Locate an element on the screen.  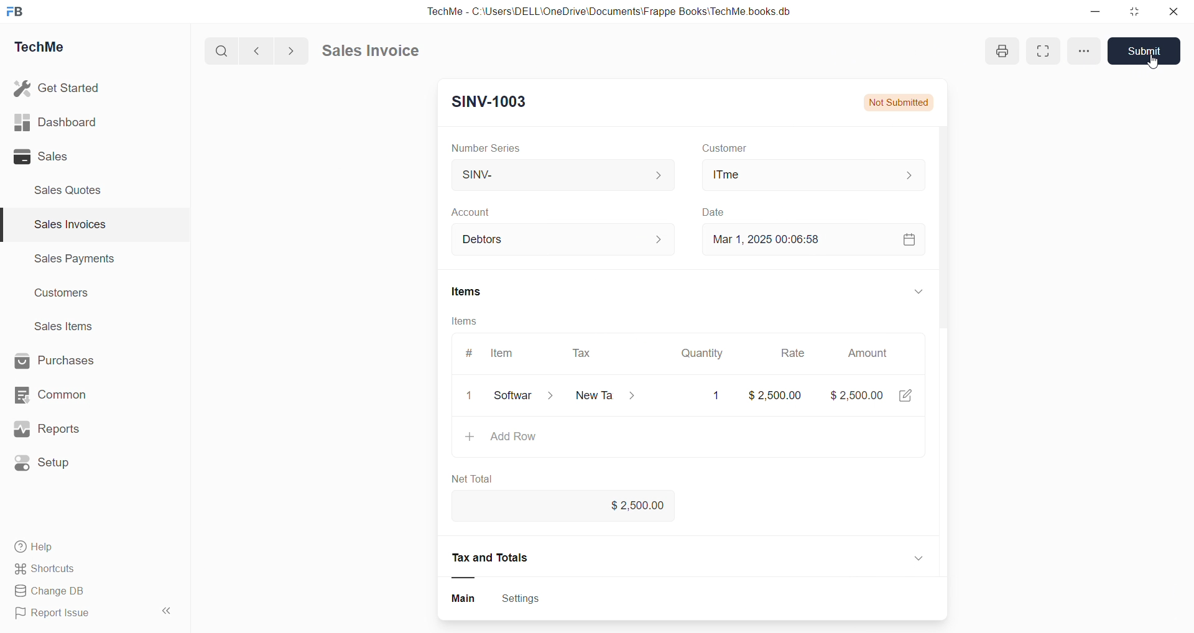
print is located at coordinates (1000, 50).